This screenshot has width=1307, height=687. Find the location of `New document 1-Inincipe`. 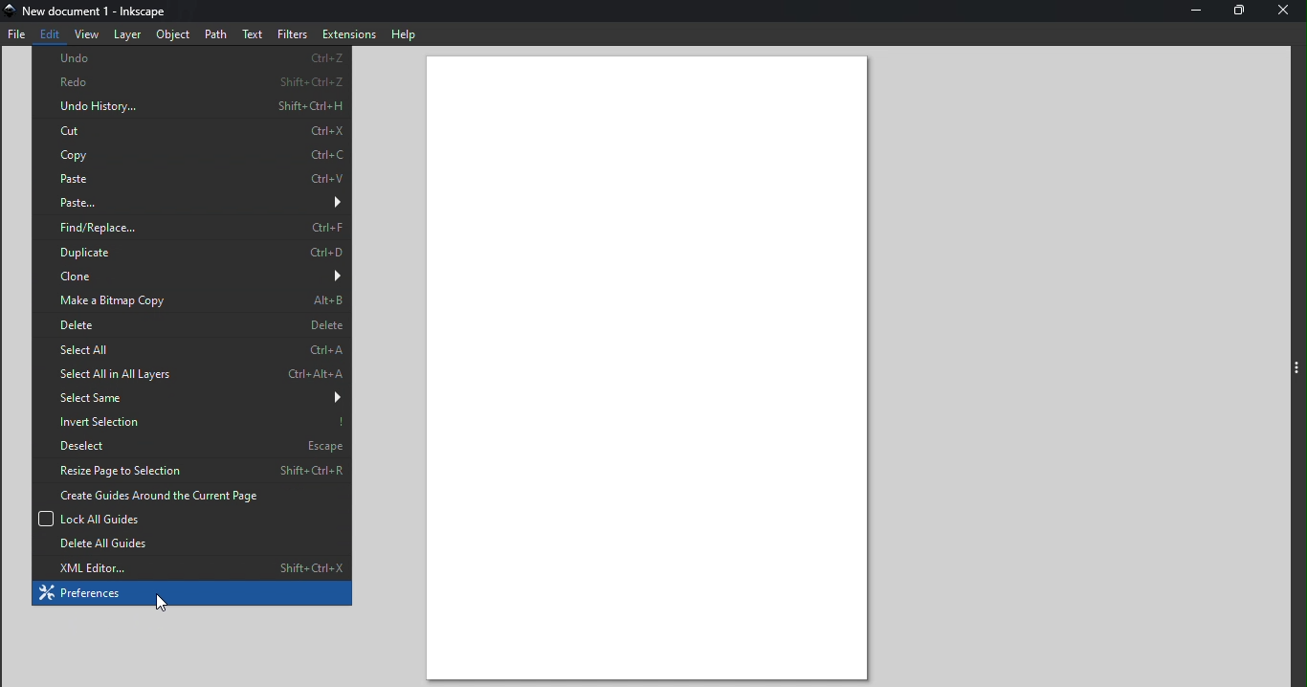

New document 1-Inincipe is located at coordinates (99, 11).